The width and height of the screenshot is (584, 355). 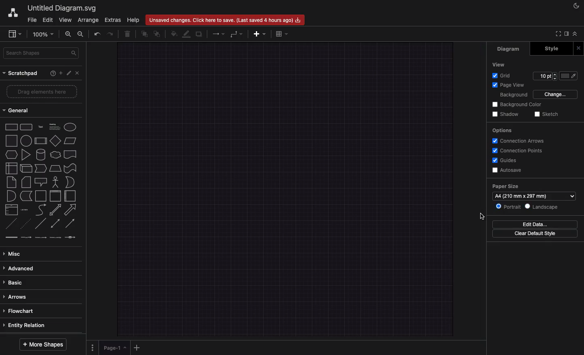 I want to click on Untitled diagrams, so click(x=61, y=9).